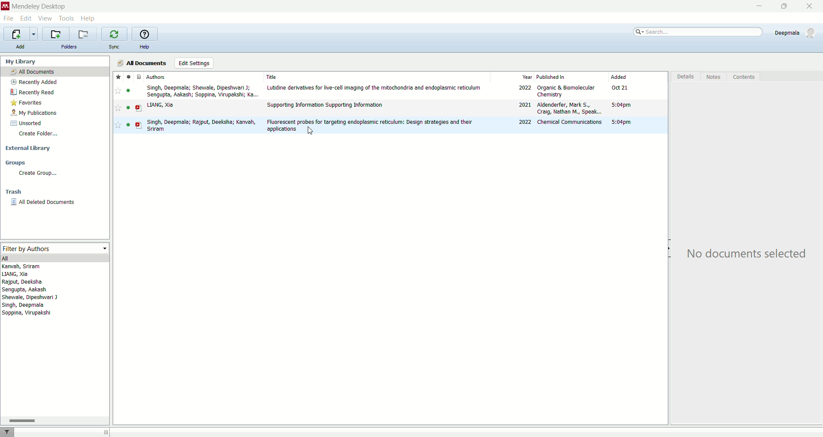 This screenshot has height=437, width=823. What do you see at coordinates (201, 91) in the screenshot?
I see `Singh, Deepmala; Shewale, Dipeshwari J;
Sengupta, Aakash; Soppina, Virupakshi; Ka...` at bounding box center [201, 91].